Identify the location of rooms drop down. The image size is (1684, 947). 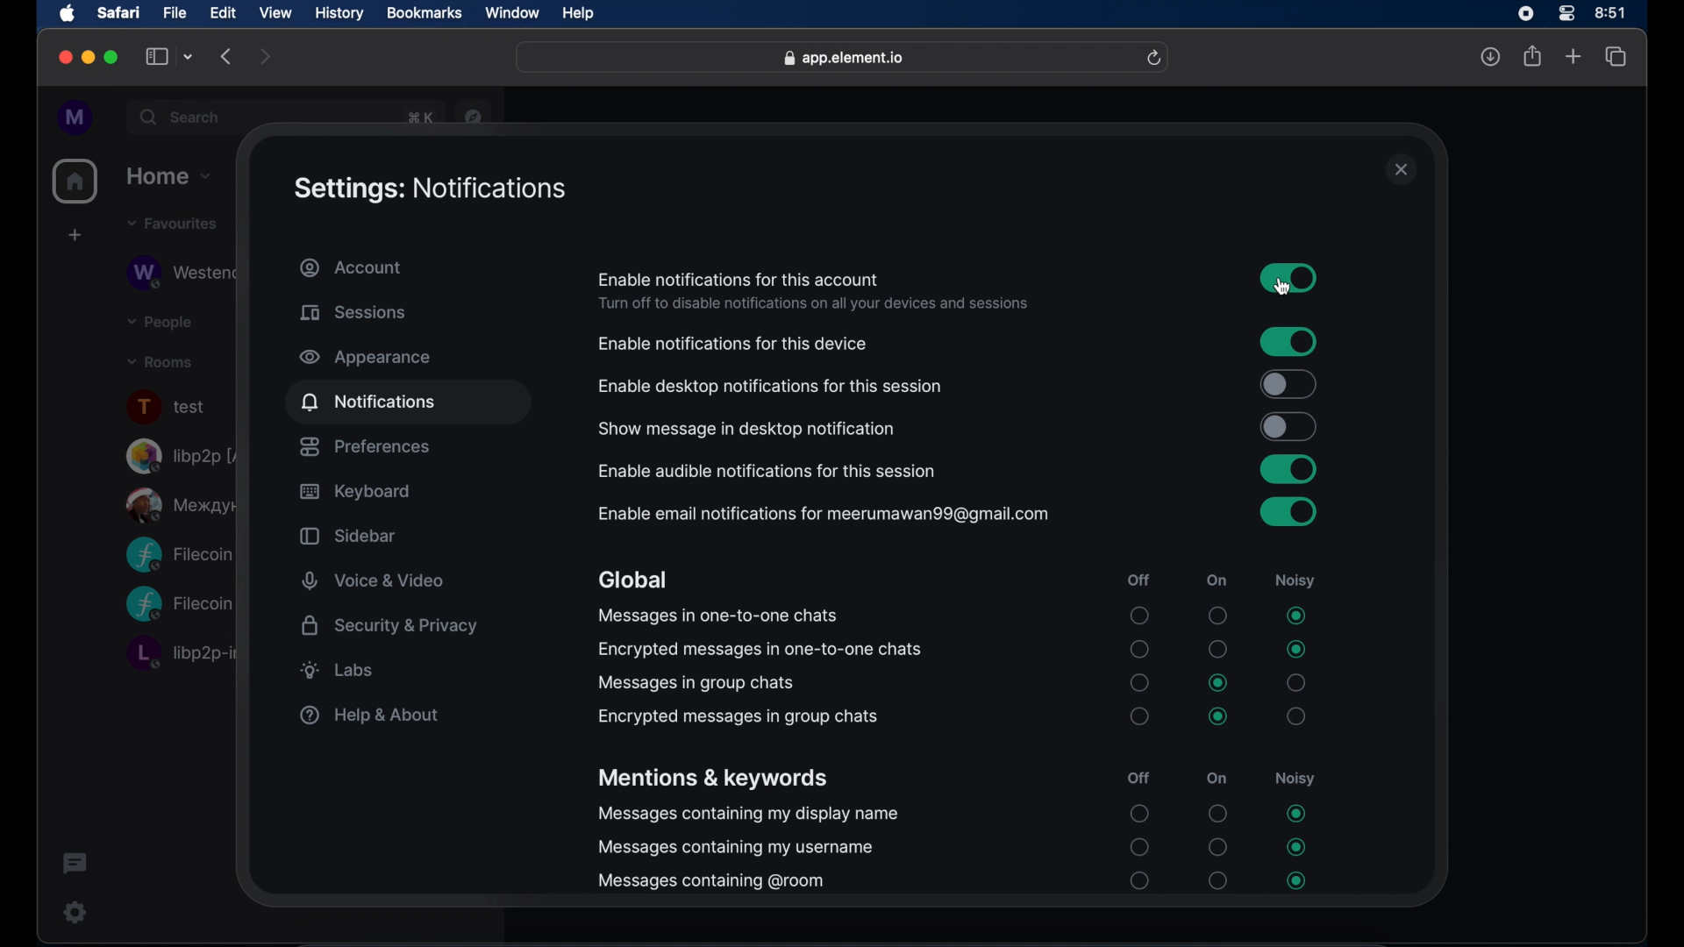
(158, 363).